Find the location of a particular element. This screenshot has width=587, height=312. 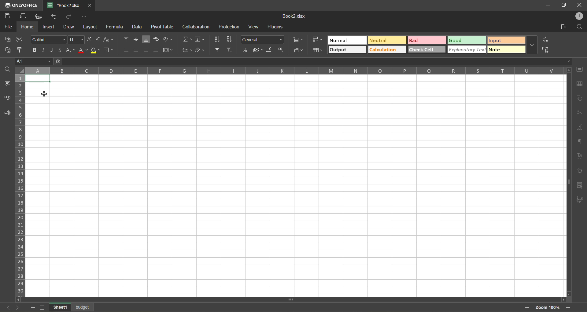

cell settings is located at coordinates (580, 70).